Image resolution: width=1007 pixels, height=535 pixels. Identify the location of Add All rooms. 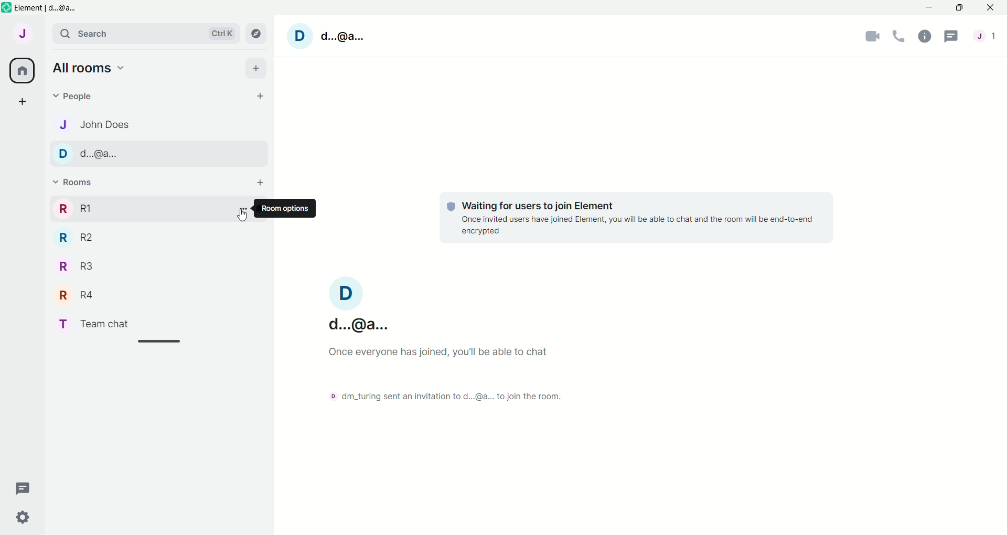
(255, 67).